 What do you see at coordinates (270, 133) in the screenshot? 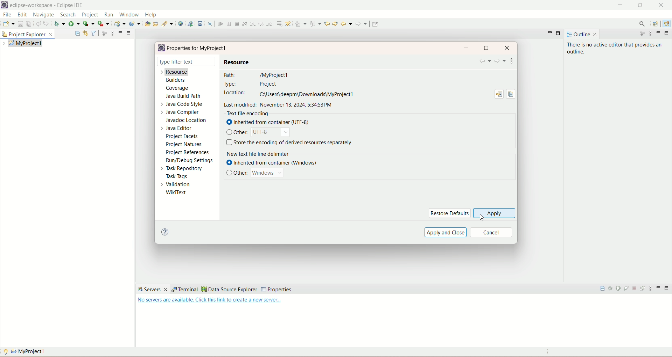
I see `UTF-8` at bounding box center [270, 133].